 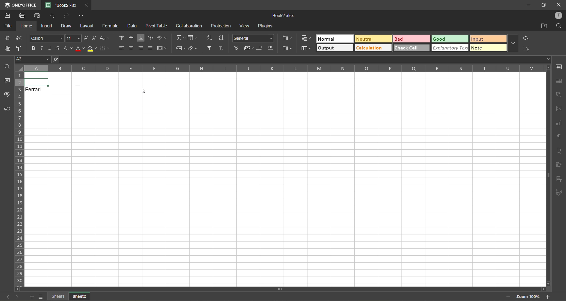 I want to click on select all, so click(x=525, y=49).